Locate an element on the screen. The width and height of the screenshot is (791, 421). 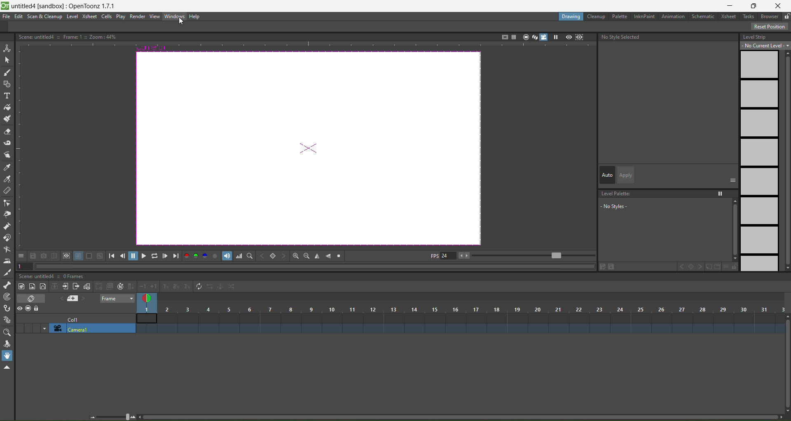
random is located at coordinates (232, 287).